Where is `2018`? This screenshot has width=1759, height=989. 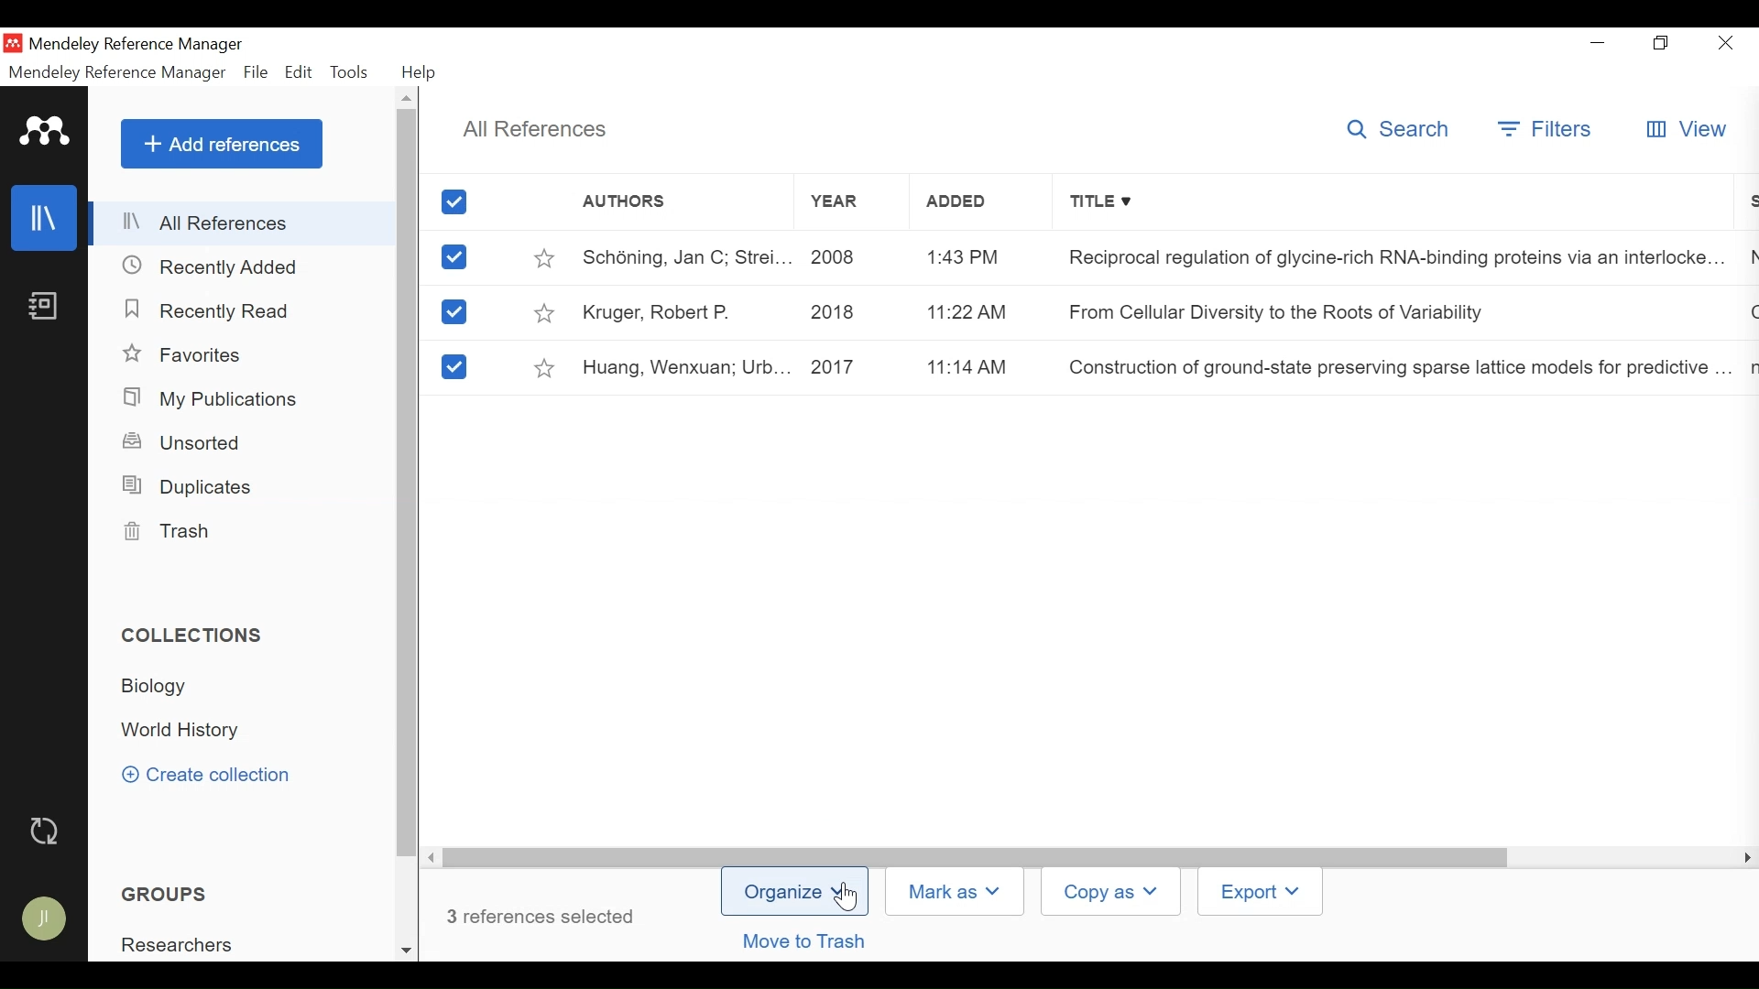
2018 is located at coordinates (847, 311).